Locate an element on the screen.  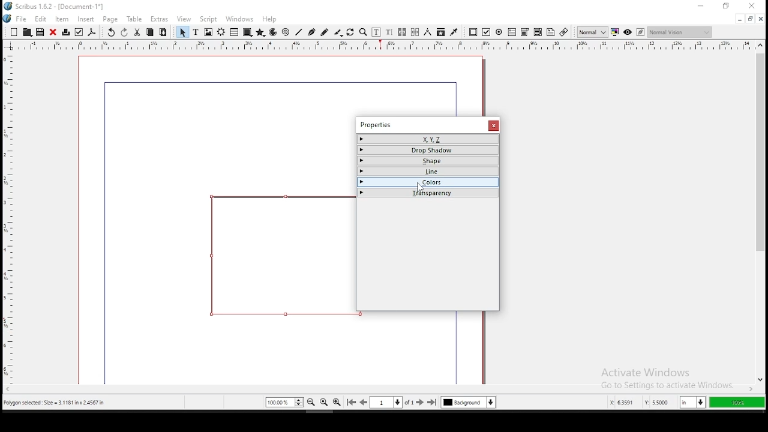
eyedropper is located at coordinates (454, 33).